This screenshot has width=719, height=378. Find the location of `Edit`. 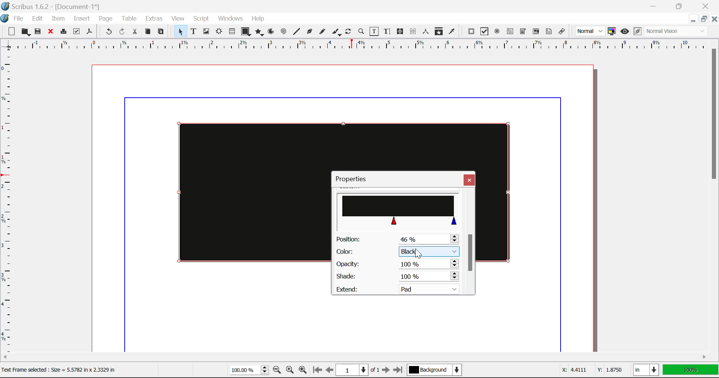

Edit is located at coordinates (37, 19).